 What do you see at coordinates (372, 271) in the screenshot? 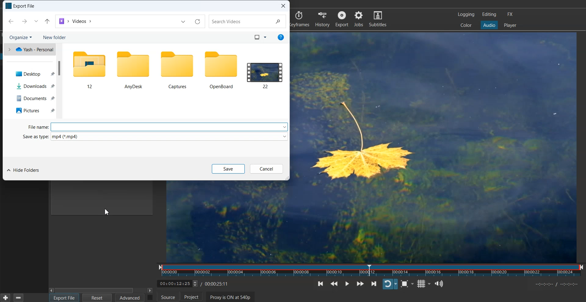
I see `Slider` at bounding box center [372, 271].